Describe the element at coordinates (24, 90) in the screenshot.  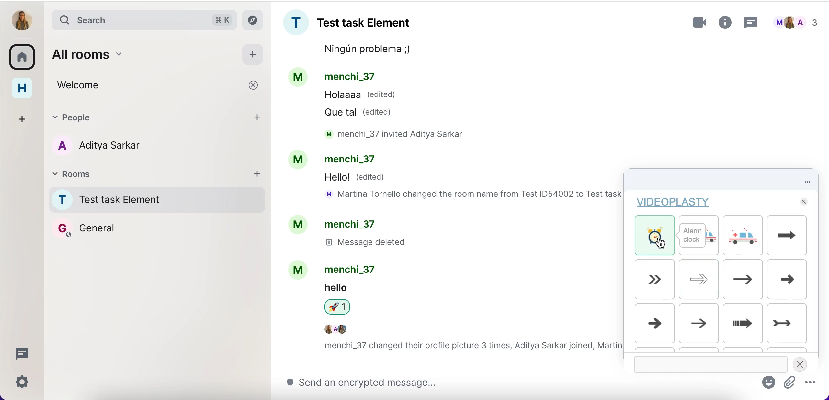
I see `home` at that location.